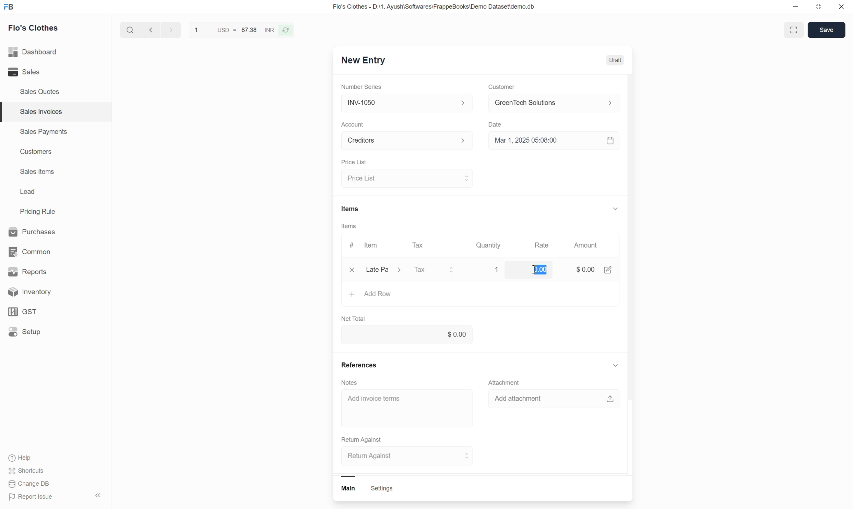 This screenshot has height=509, width=853. Describe the element at coordinates (369, 61) in the screenshot. I see `New Entry` at that location.